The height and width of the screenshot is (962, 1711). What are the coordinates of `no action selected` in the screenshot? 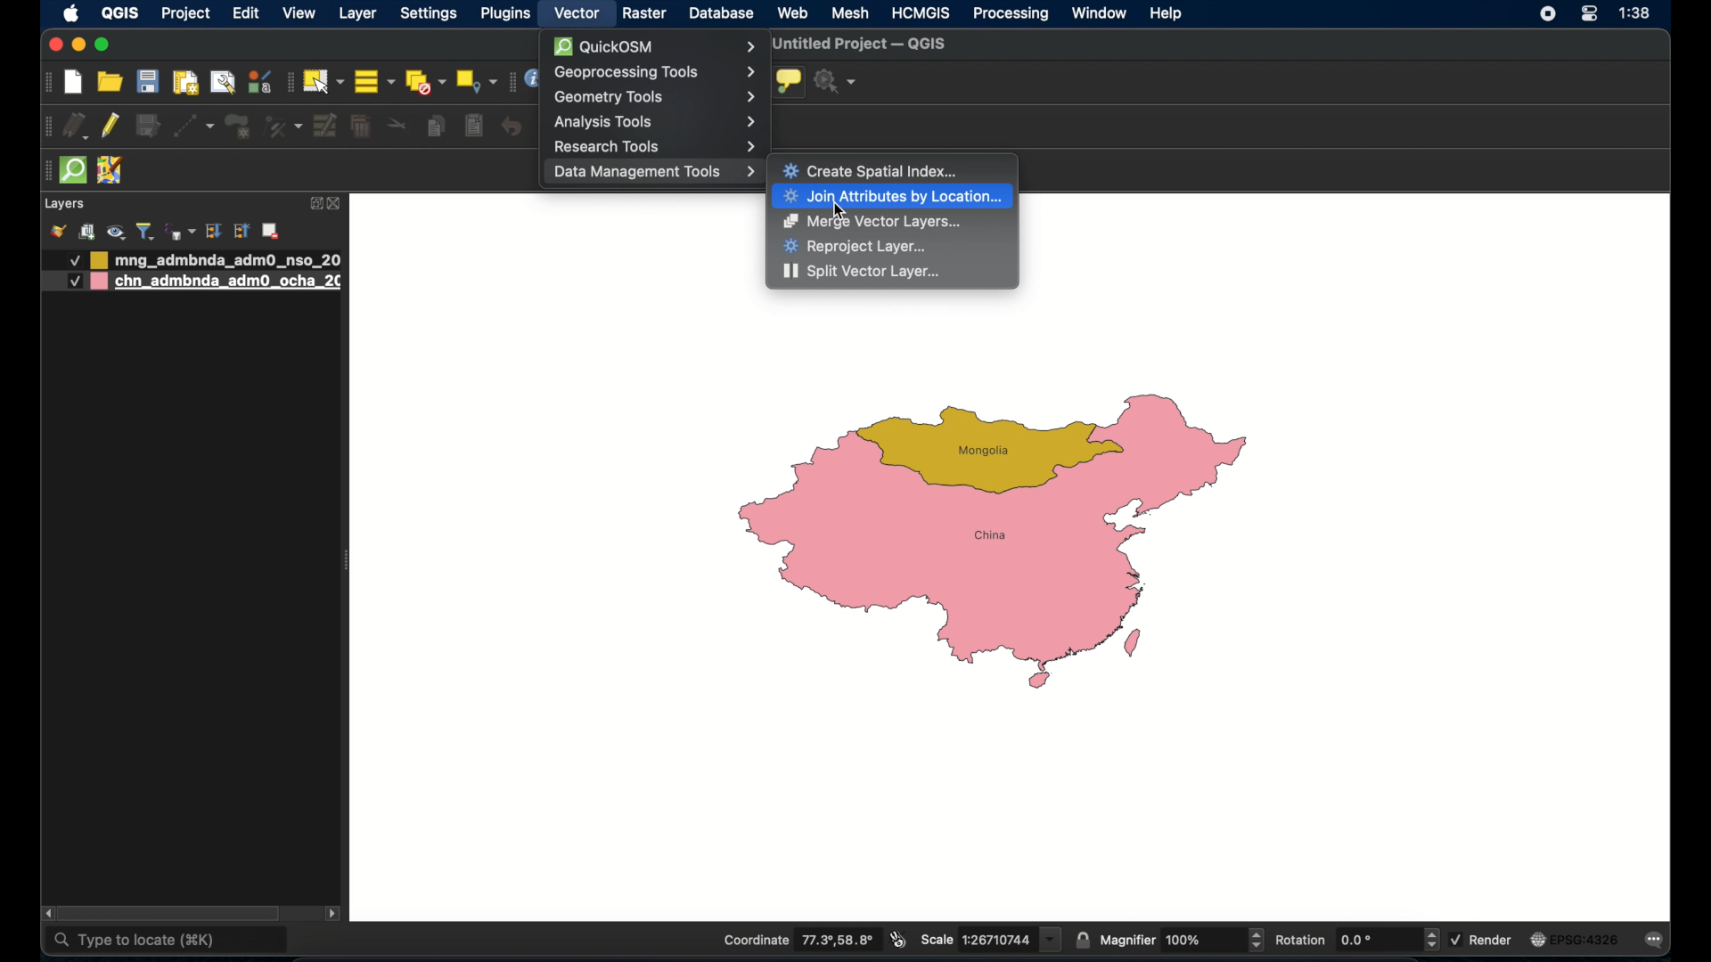 It's located at (839, 83).